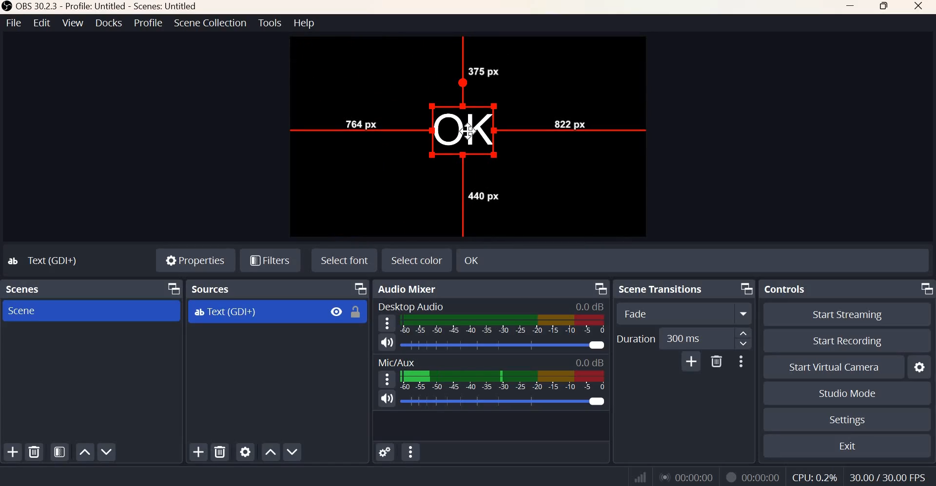  I want to click on Start recording, so click(848, 341).